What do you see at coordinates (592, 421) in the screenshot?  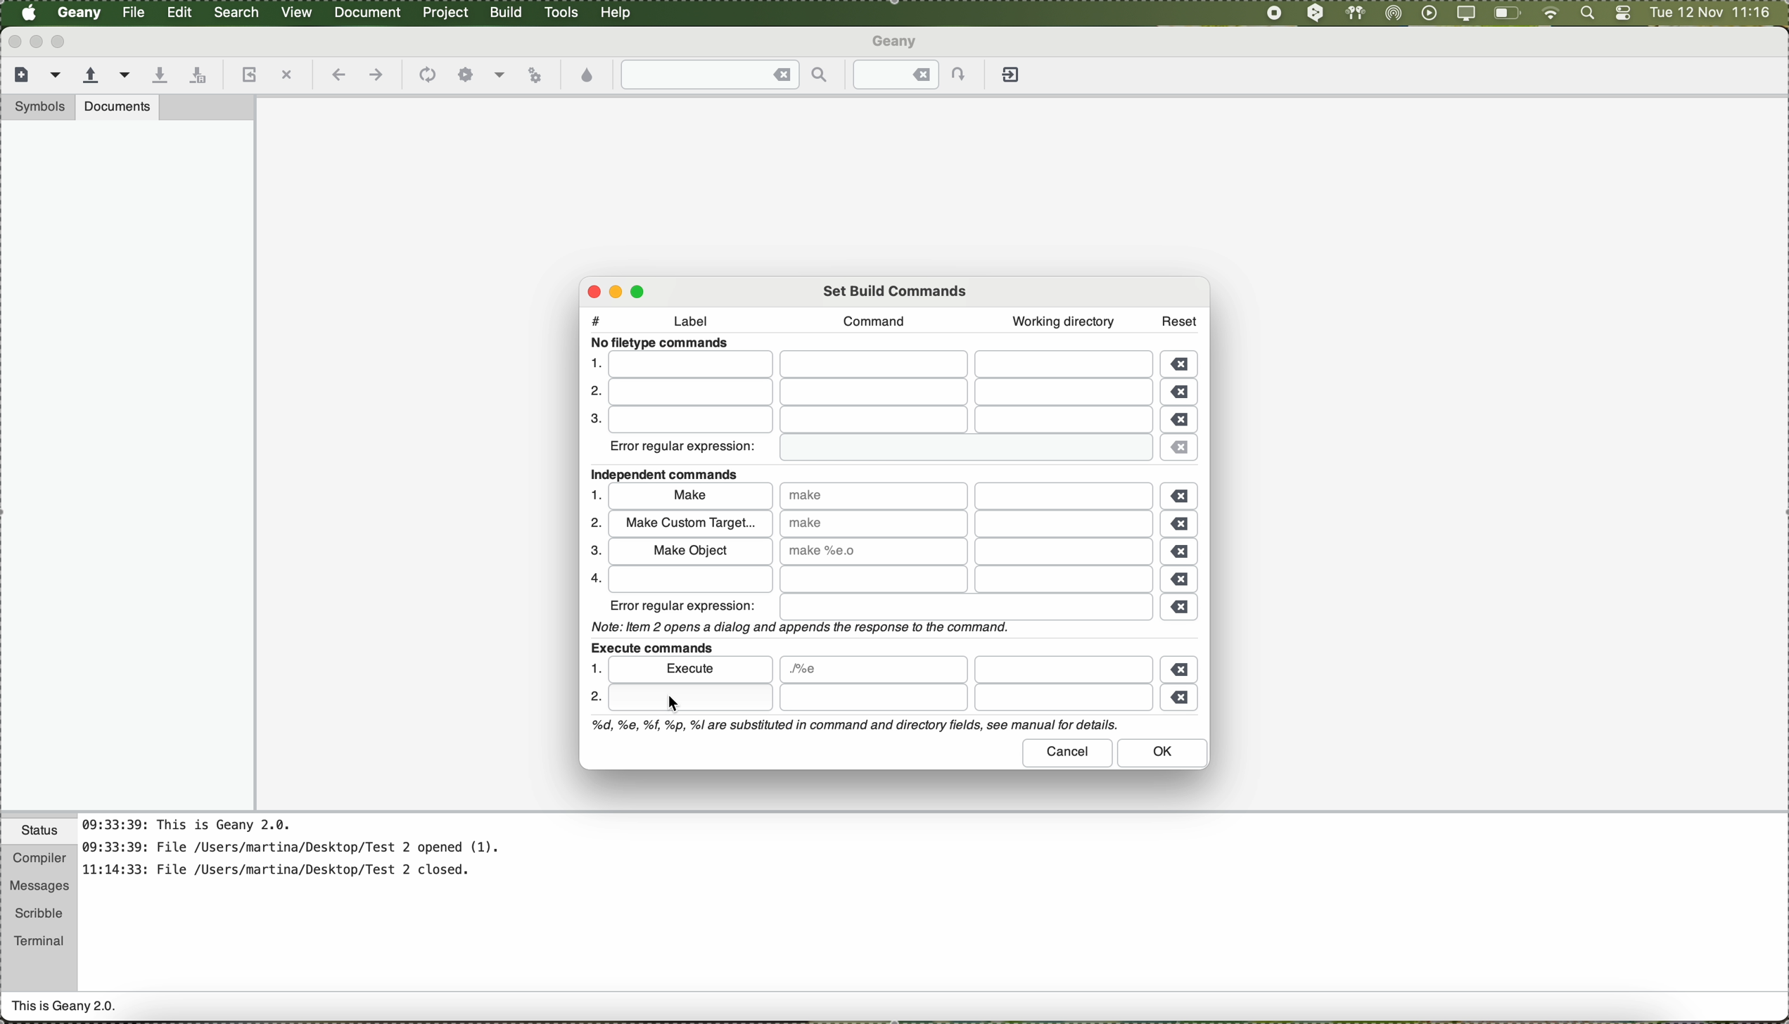 I see `3` at bounding box center [592, 421].